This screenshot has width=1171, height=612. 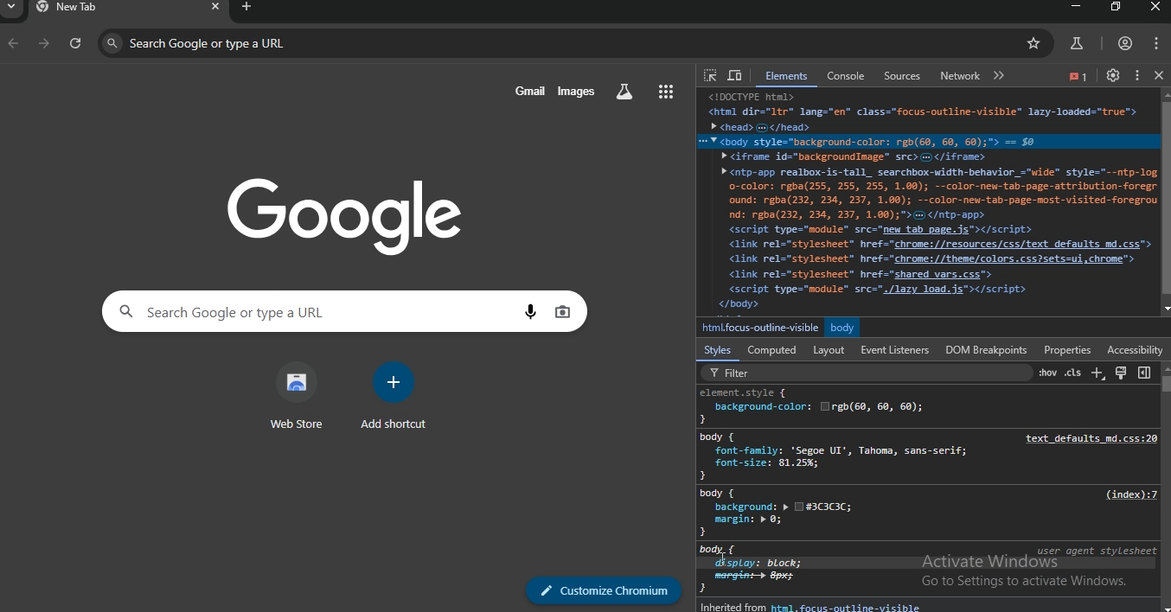 What do you see at coordinates (773, 350) in the screenshot?
I see `computed` at bounding box center [773, 350].